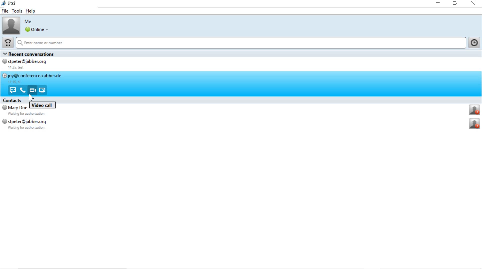 The image size is (482, 269). What do you see at coordinates (34, 78) in the screenshot?
I see ` joy@conference.xabber.de 11:19 hi` at bounding box center [34, 78].